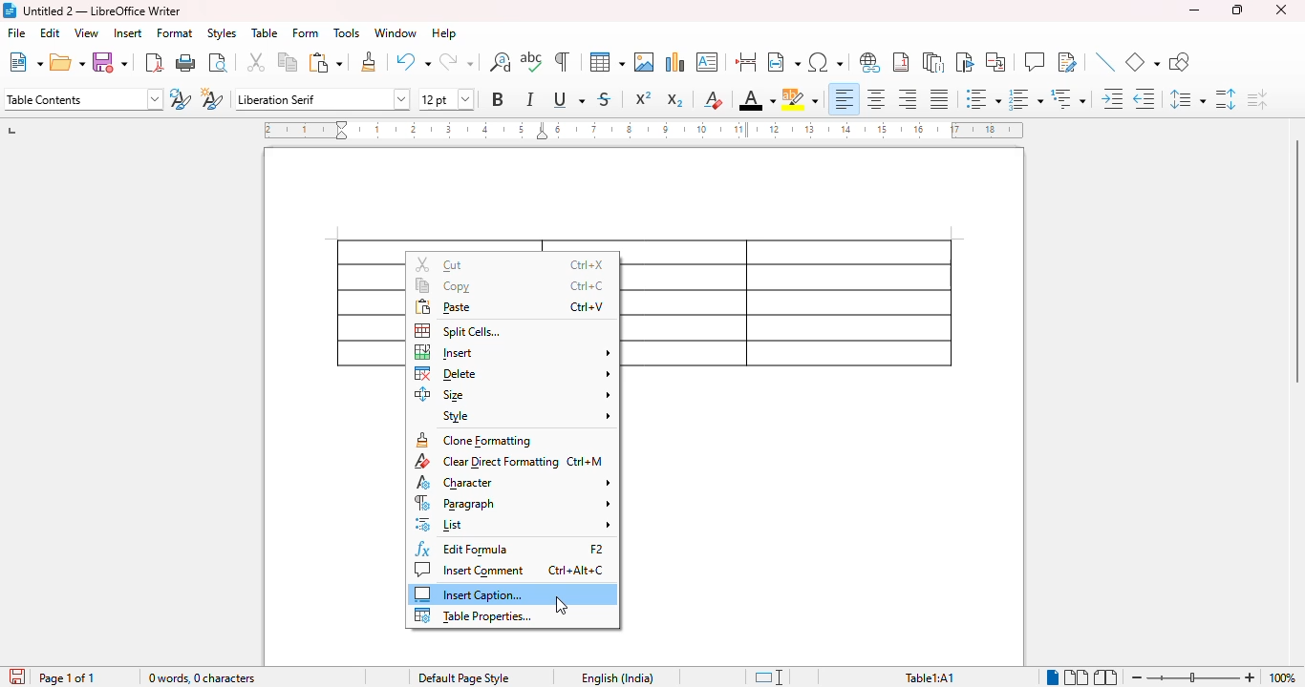 This screenshot has height=687, width=1305. I want to click on zoom out, so click(1137, 678).